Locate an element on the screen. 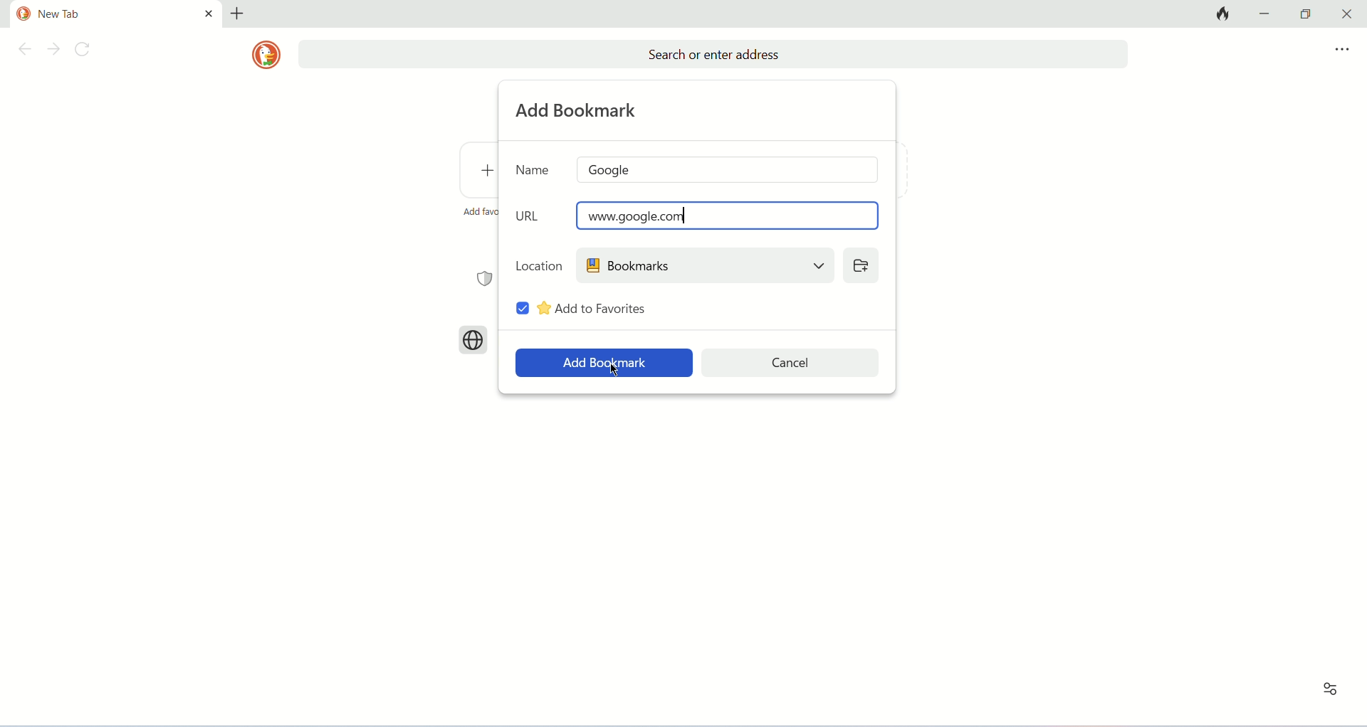  URL is located at coordinates (530, 216).